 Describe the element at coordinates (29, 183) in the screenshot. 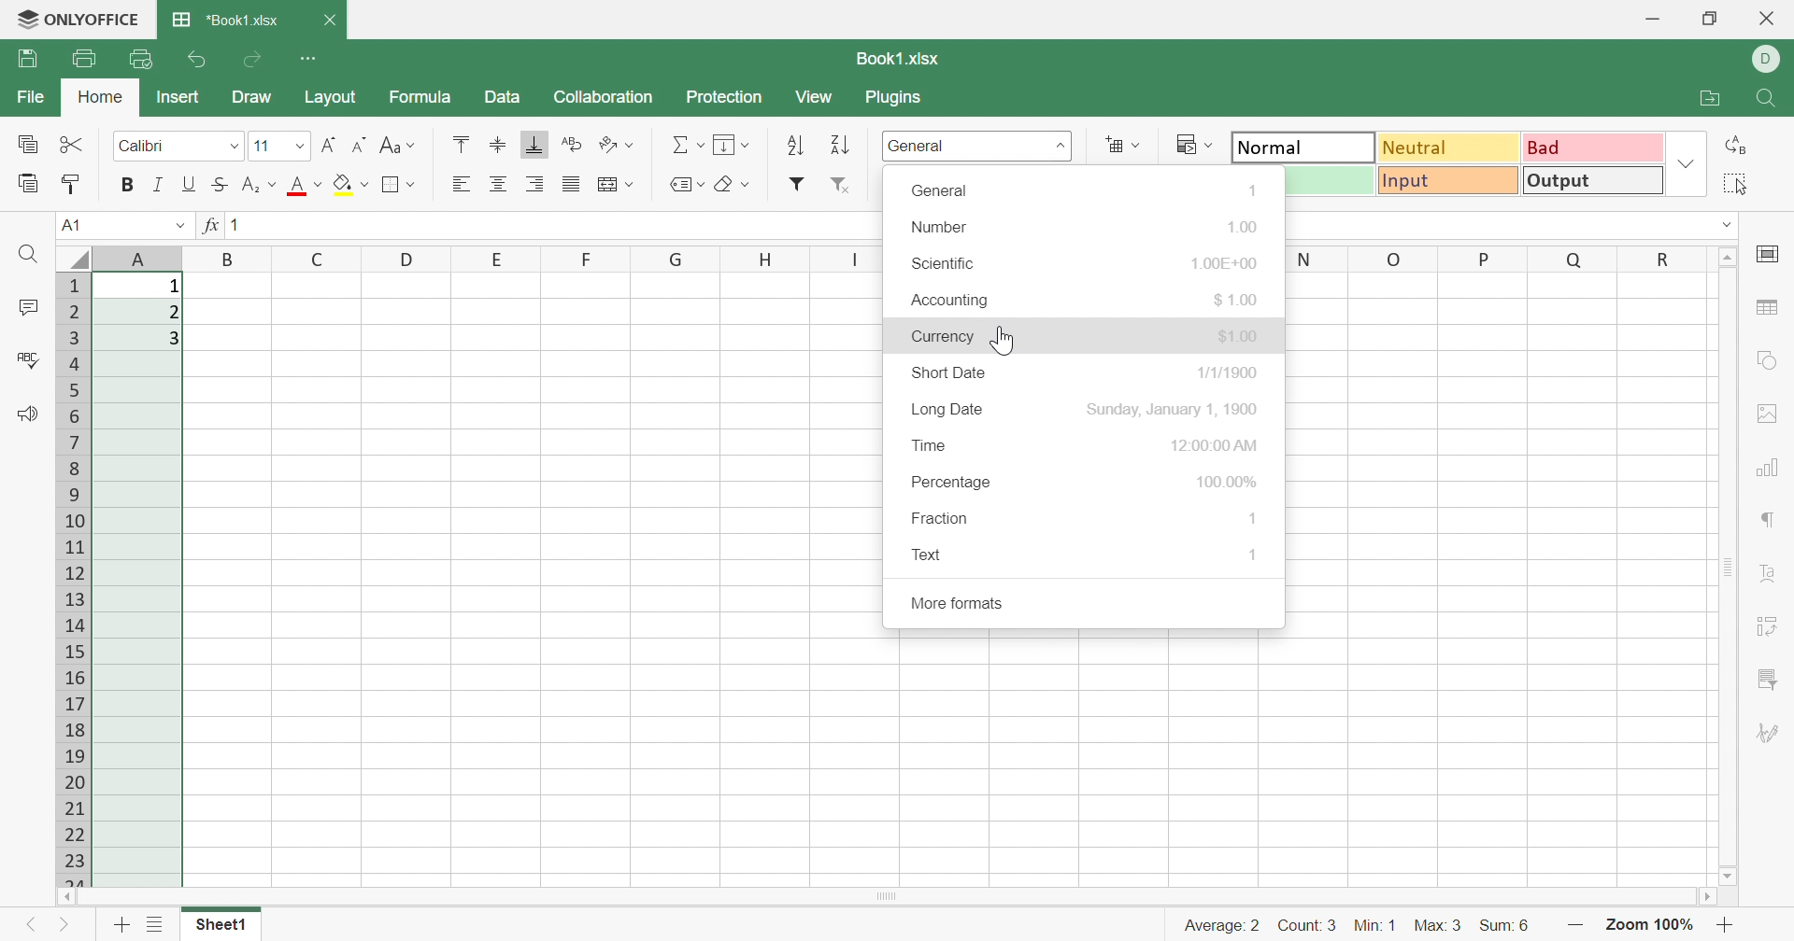

I see `Paste` at that location.